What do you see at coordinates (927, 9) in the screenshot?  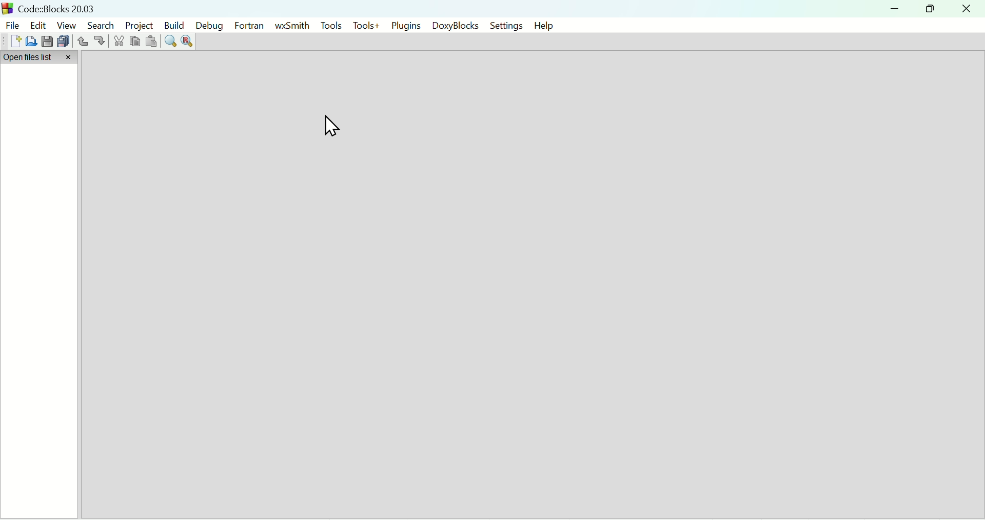 I see `Restore` at bounding box center [927, 9].